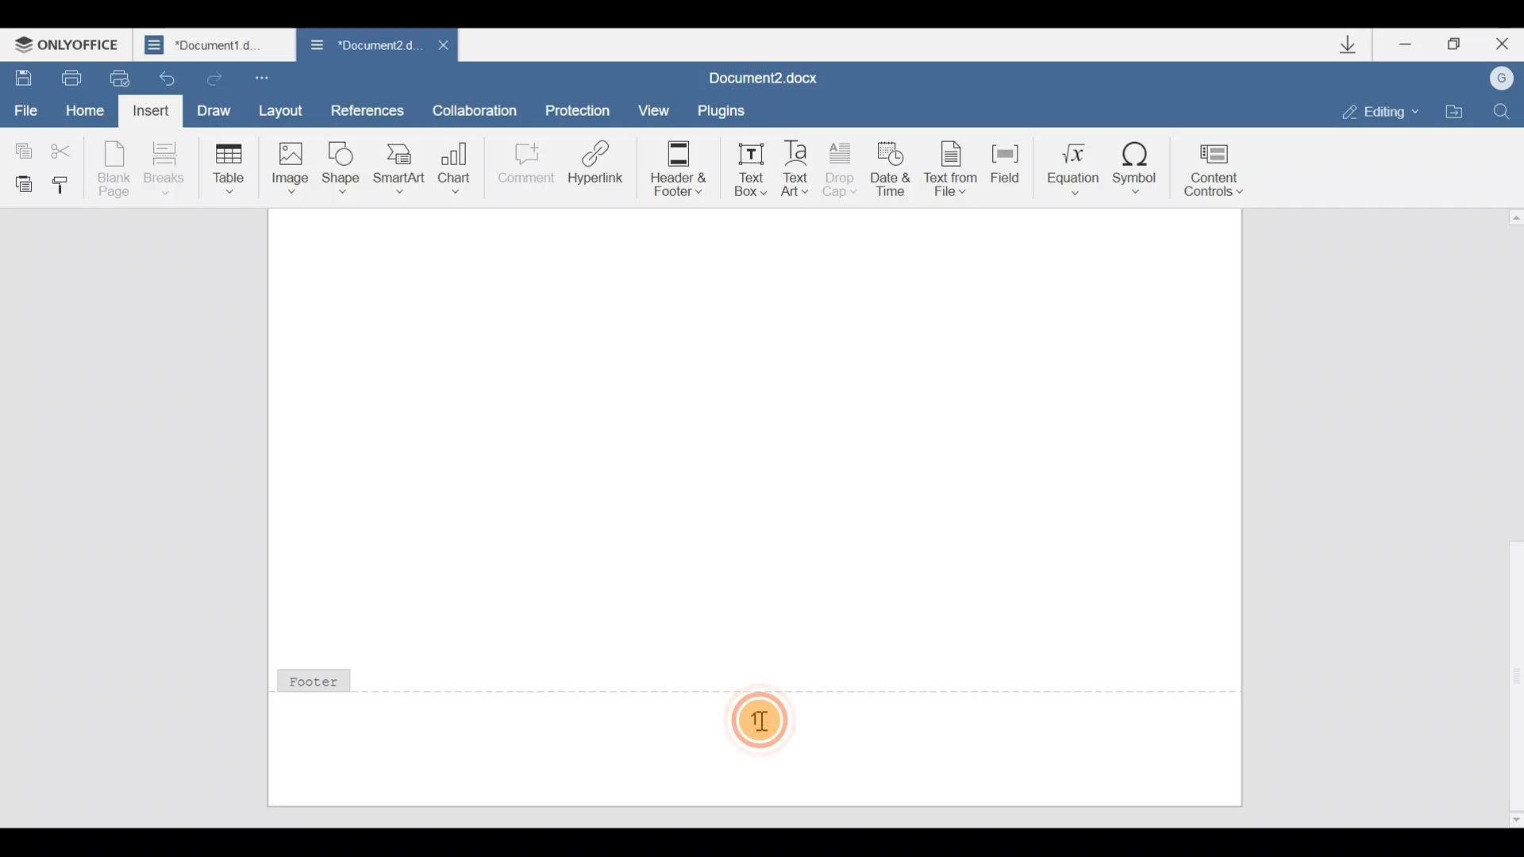 This screenshot has width=1524, height=857. I want to click on Copy style, so click(67, 184).